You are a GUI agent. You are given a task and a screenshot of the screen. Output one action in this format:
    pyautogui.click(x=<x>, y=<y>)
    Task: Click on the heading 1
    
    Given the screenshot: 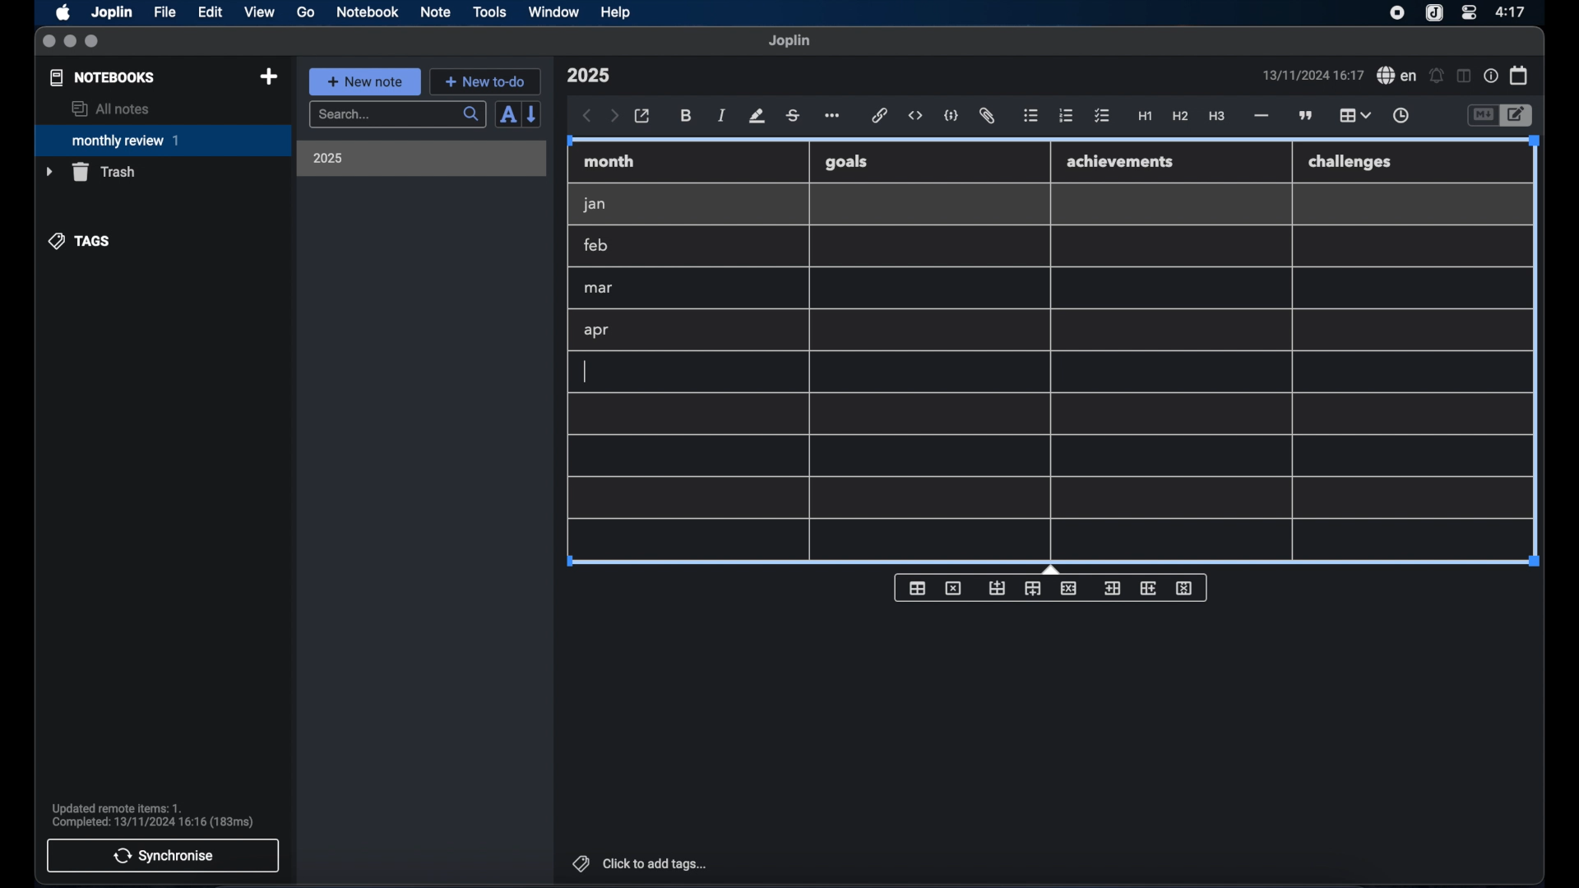 What is the action you would take?
    pyautogui.click(x=1146, y=117)
    